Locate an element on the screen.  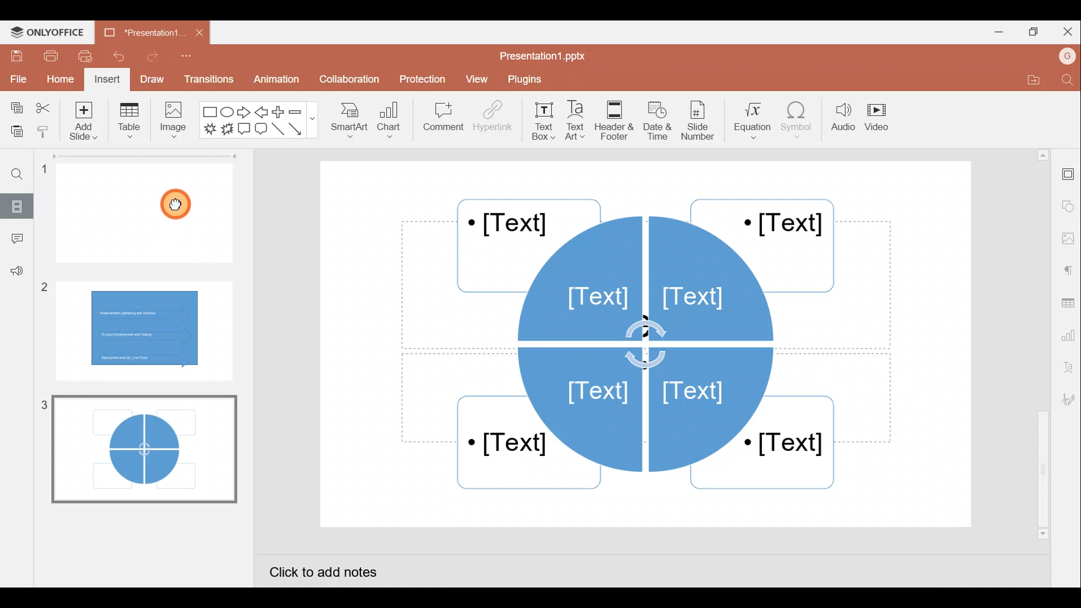
Signature settings is located at coordinates (1066, 400).